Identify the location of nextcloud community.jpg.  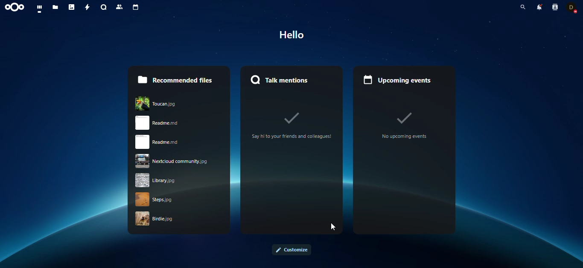
(172, 161).